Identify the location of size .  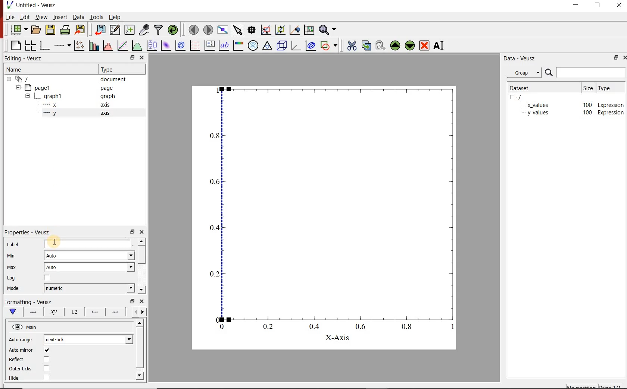
(589, 88).